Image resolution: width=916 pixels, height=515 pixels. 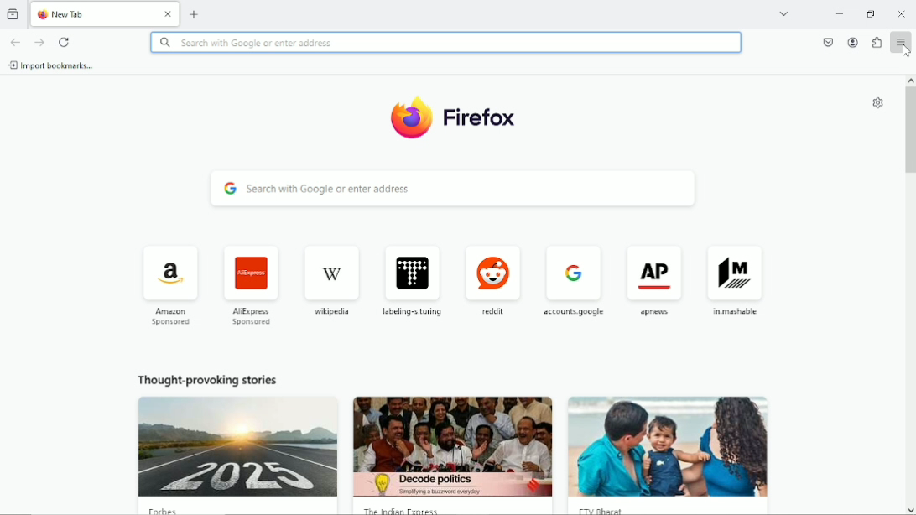 What do you see at coordinates (736, 279) in the screenshot?
I see `mashable` at bounding box center [736, 279].